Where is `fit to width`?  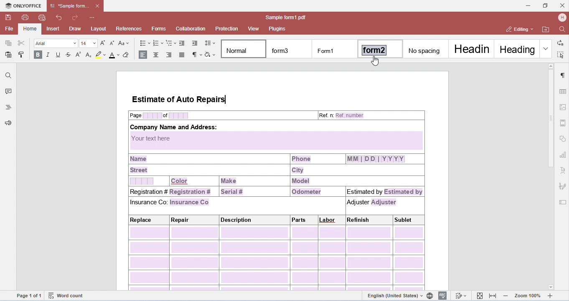
fit to width is located at coordinates (493, 296).